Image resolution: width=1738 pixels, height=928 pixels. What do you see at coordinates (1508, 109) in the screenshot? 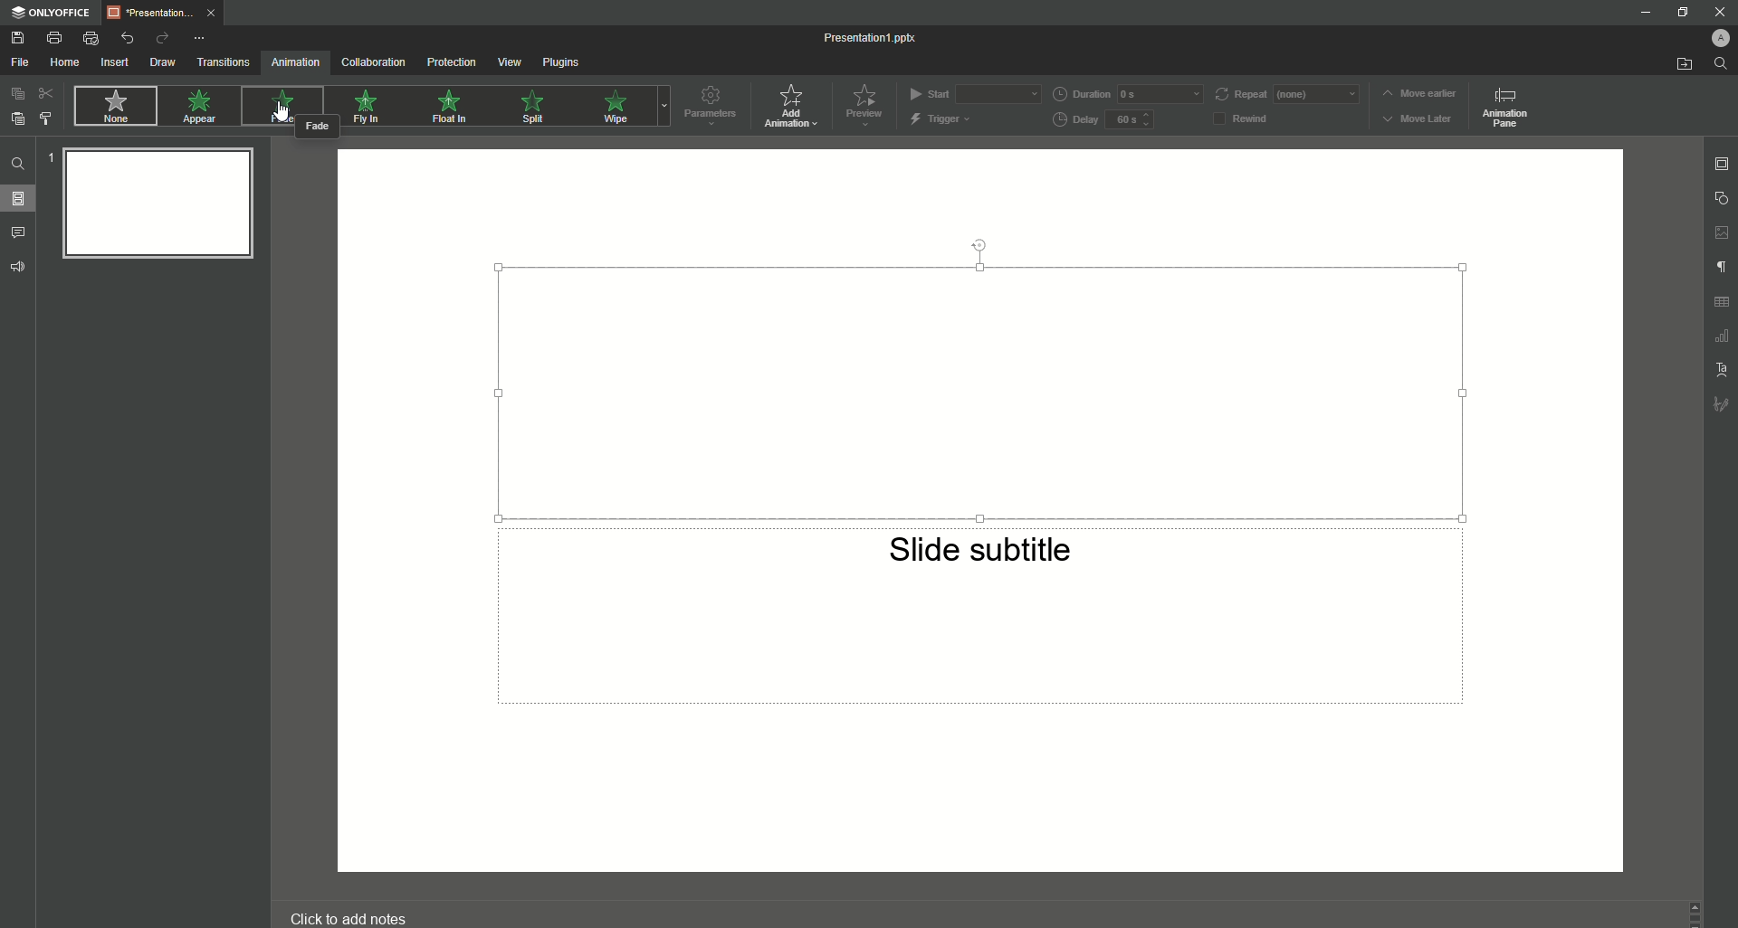
I see `Animation Pane` at bounding box center [1508, 109].